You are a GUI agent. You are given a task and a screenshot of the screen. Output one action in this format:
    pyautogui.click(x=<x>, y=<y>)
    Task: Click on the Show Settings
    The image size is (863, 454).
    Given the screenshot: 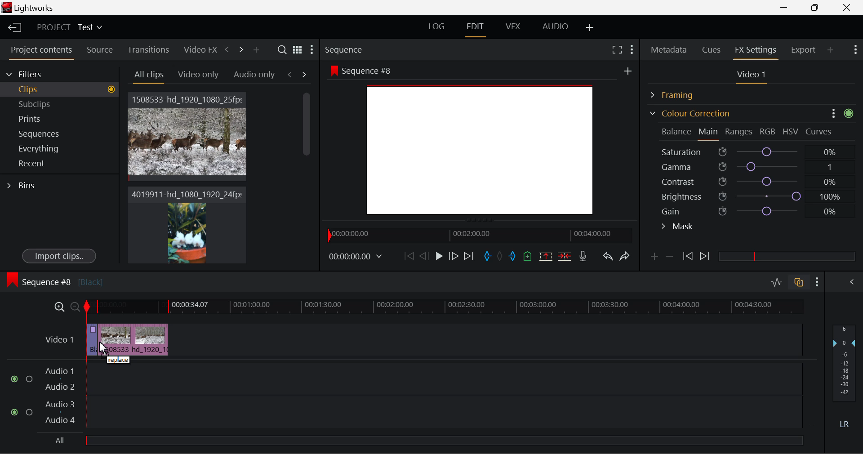 What is the action you would take?
    pyautogui.click(x=818, y=282)
    